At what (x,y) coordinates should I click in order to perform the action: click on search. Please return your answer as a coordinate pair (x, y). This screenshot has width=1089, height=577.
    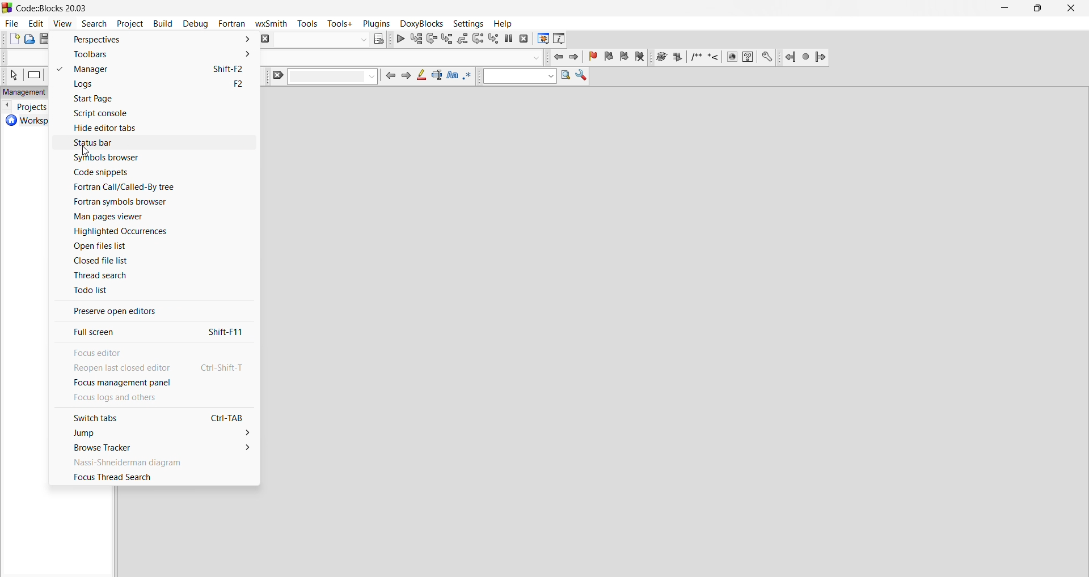
    Looking at the image, I should click on (94, 24).